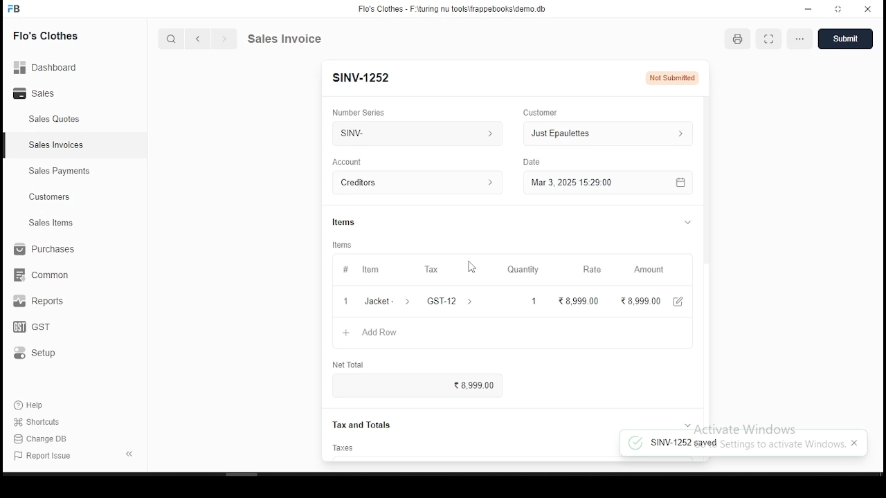 The width and height of the screenshot is (886, 498). Describe the element at coordinates (532, 160) in the screenshot. I see `type` at that location.